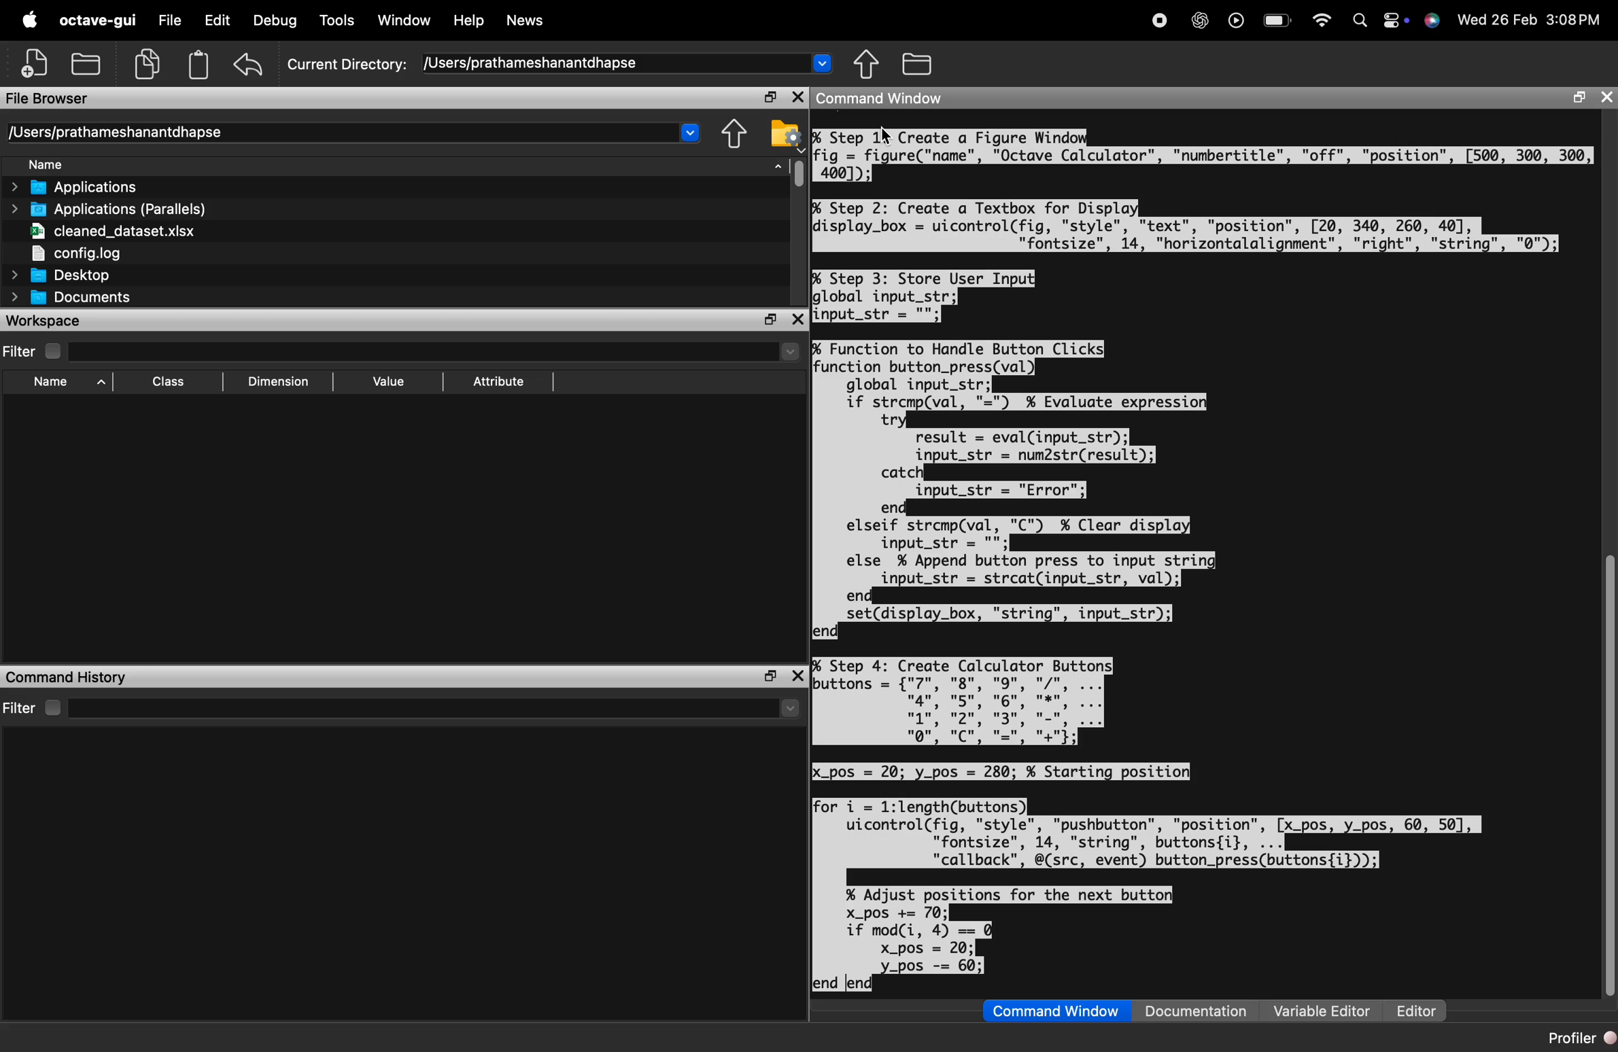 The height and width of the screenshot is (1052, 1618). Describe the element at coordinates (1203, 561) in the screenshot. I see `% Step 1X Create a Figure Windofig = figure("name", "Octave Calculator", "numbertitle", "off", "position", [500, 300, 300,4001);% Step 2: Create a Textbox for Displadisplay_box = uicontrol(fig, "style", "text", "position", [20, 340, 260, 40],"fontsize", 14, "horizontalalignment", "right", "string", "0");% Step 3: Store User Input]global input_str;input_str = "";% Function to Handle Button Clicksfunction button_press(val)global input_str;if strcmp(val, "=") % Evaluate expressioltrresult = eval(input_str);input_str = num2str(result);catch)input_str = "Error";endelseif strcmp(val, "C") % Clear display]input_str = "";else % Append button press to input stringinput_str = strcat(input_str, val);endset(display_box, "string", input_str);lend% Step 4: Create Calculator Buttons;buttons = {"7", "8", "9", "/". ...ng’ wgu mg wnqn’ wou mge’ ww’Irfor i = 1:1length(buttons))uicontrol(fig, "style", "pushbutton", "position", [x_pos, y_pos, 60, 507,"fontsize", 14, "string", buttons{i}, ..."callback", @(src, event) button_press(buttons{i}));% Adjust positions for the next button)X_pos += 70;if mod(i, 4) == 0x_pos = 20;_pos -= 60;end end` at that location.